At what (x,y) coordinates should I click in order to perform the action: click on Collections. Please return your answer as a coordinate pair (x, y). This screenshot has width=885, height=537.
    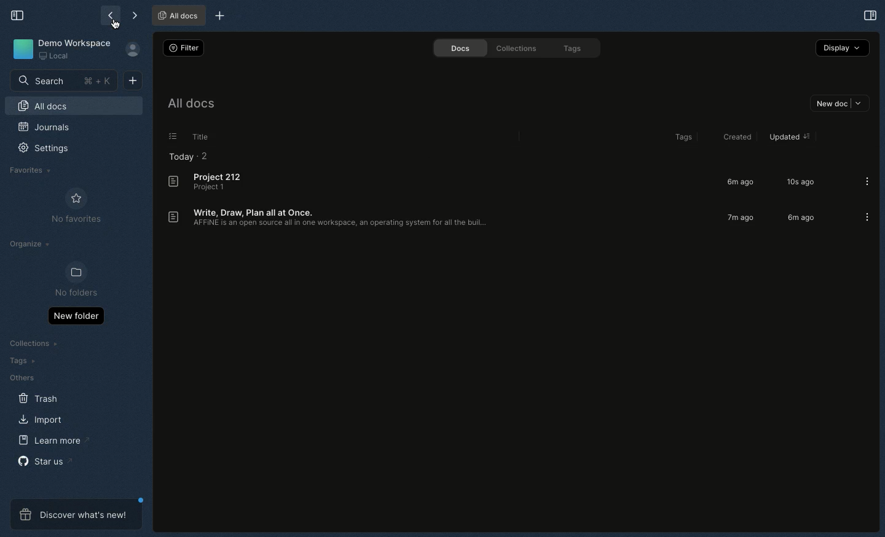
    Looking at the image, I should click on (33, 342).